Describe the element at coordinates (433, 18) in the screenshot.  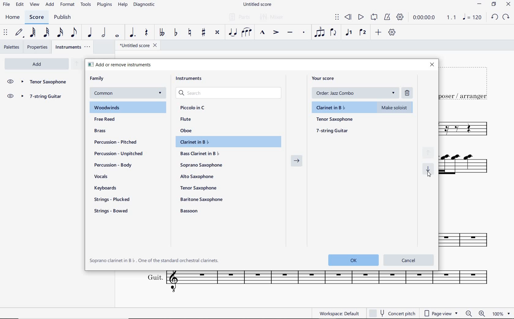
I see `PLAY SPEED` at that location.